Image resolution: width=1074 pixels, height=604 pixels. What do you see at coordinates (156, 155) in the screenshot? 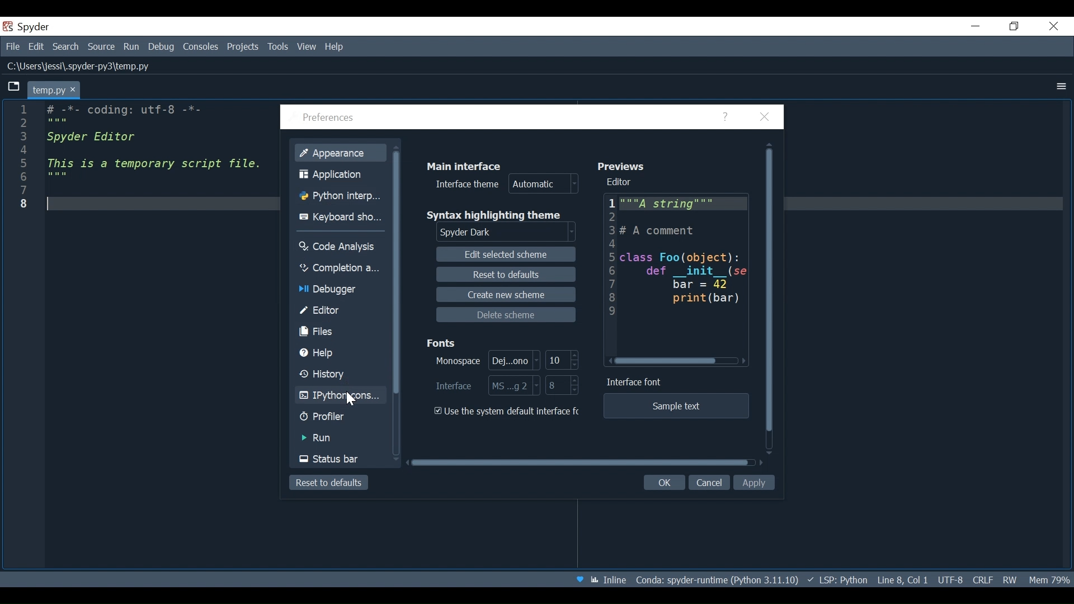
I see `` at bounding box center [156, 155].